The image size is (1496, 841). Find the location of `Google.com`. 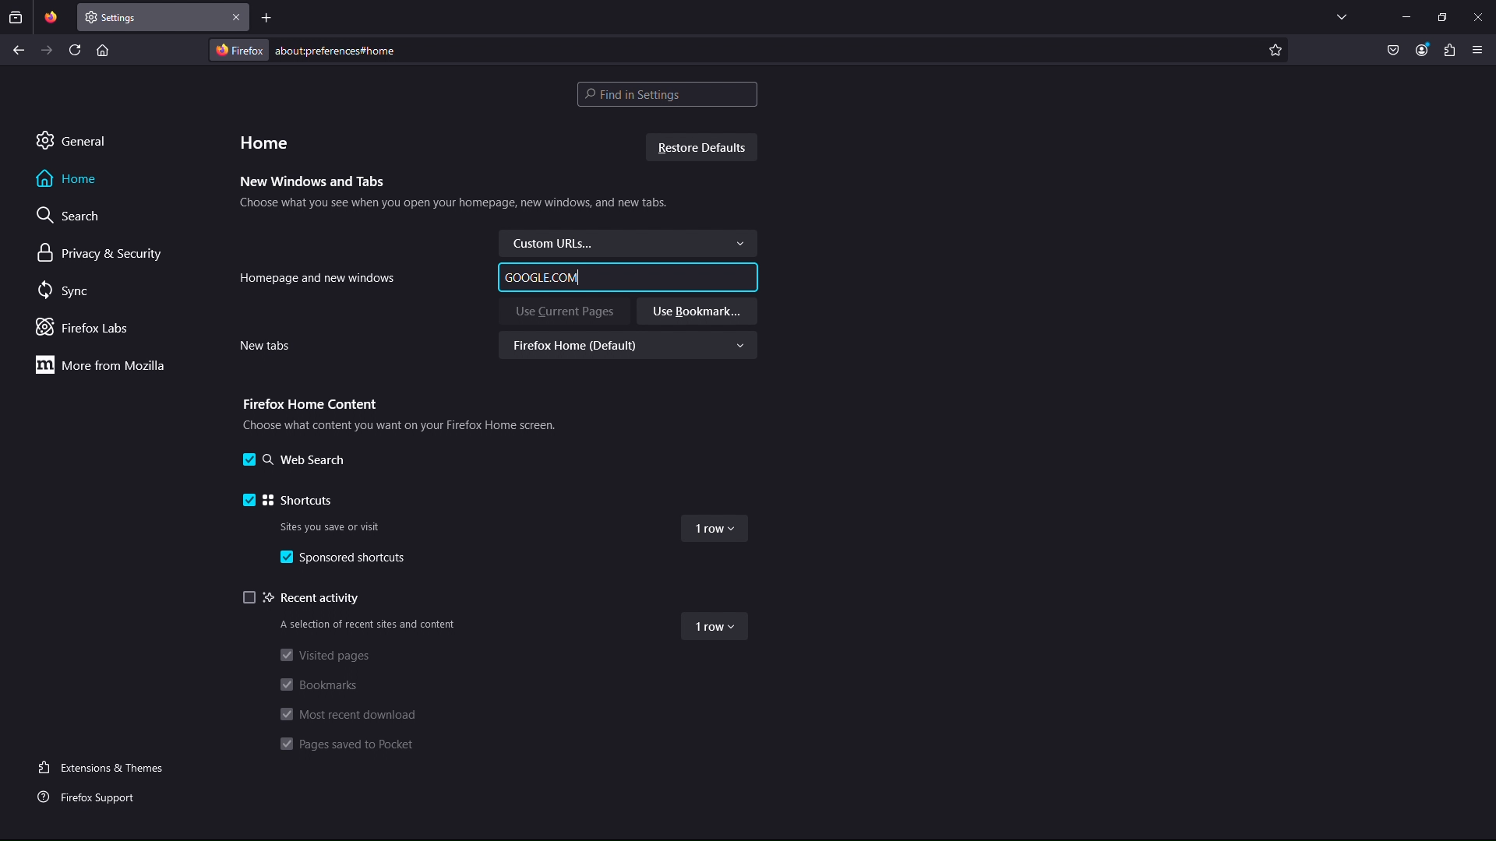

Google.com is located at coordinates (538, 277).